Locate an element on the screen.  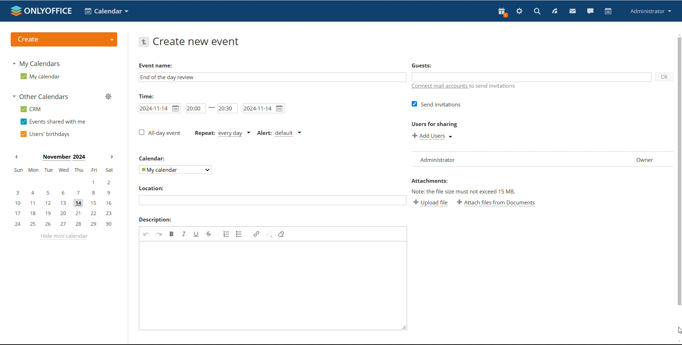
calendar is located at coordinates (608, 11).